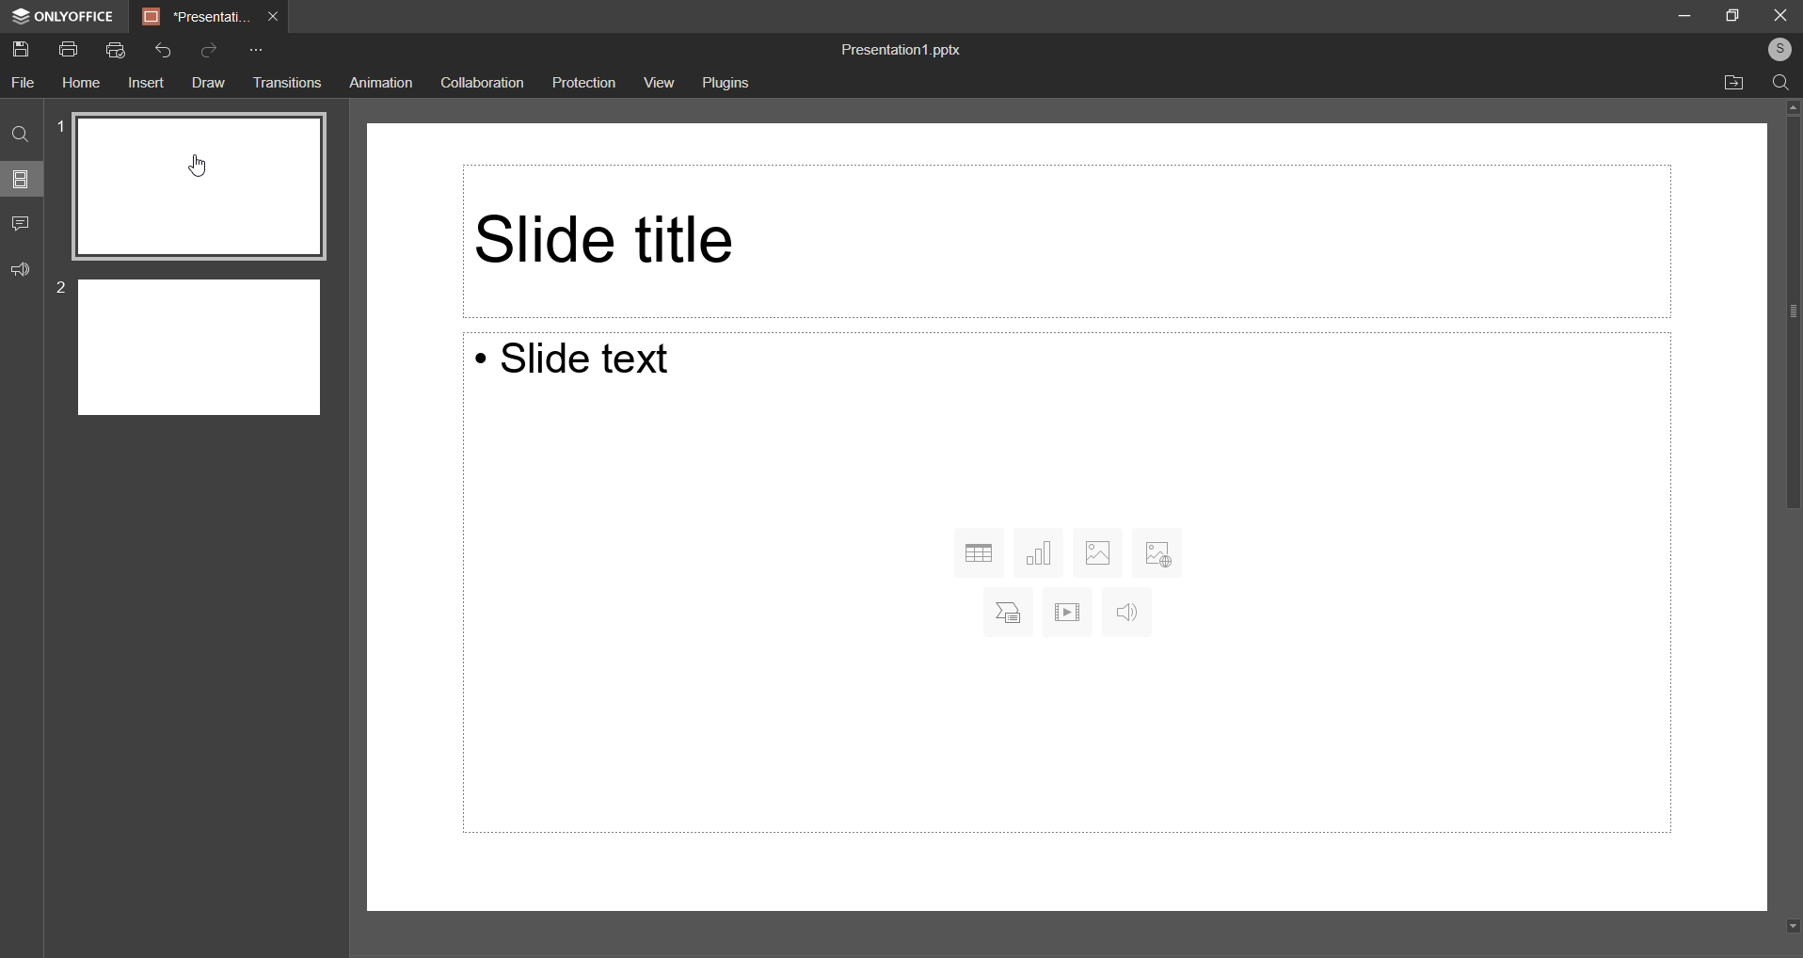 The width and height of the screenshot is (1803, 958). What do you see at coordinates (1783, 714) in the screenshot?
I see `Scroll bar` at bounding box center [1783, 714].